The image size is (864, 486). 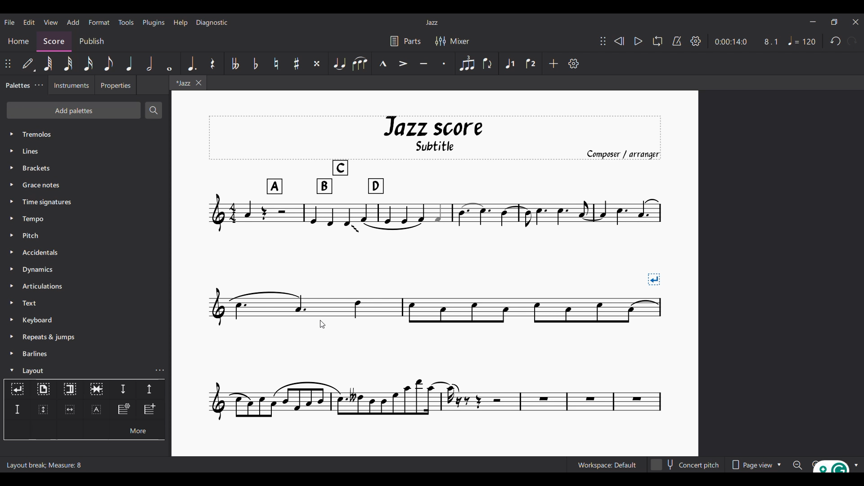 What do you see at coordinates (85, 303) in the screenshot?
I see `Text` at bounding box center [85, 303].